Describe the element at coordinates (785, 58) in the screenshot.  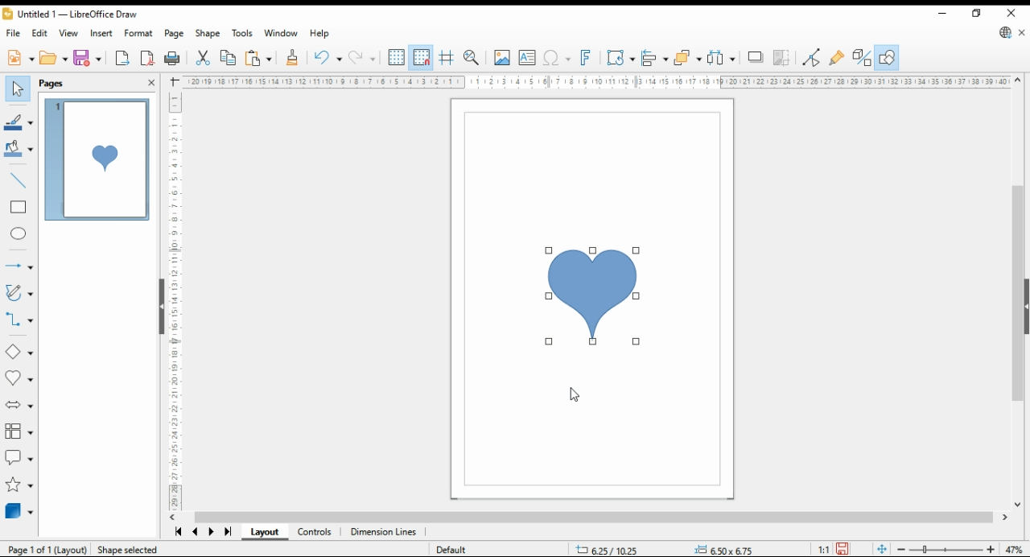
I see `crop` at that location.